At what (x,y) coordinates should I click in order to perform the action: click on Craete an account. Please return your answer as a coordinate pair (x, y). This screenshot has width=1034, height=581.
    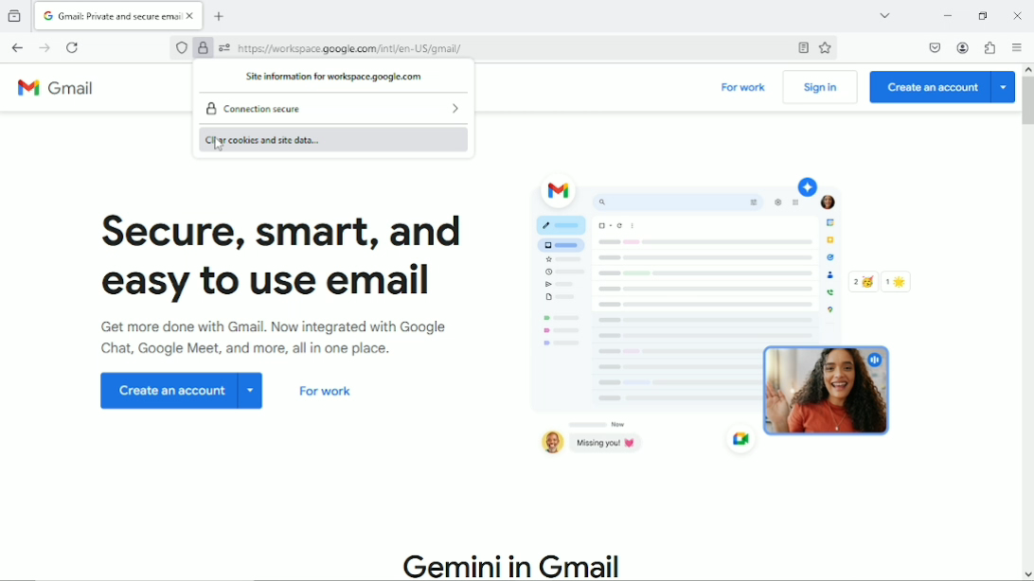
    Looking at the image, I should click on (183, 393).